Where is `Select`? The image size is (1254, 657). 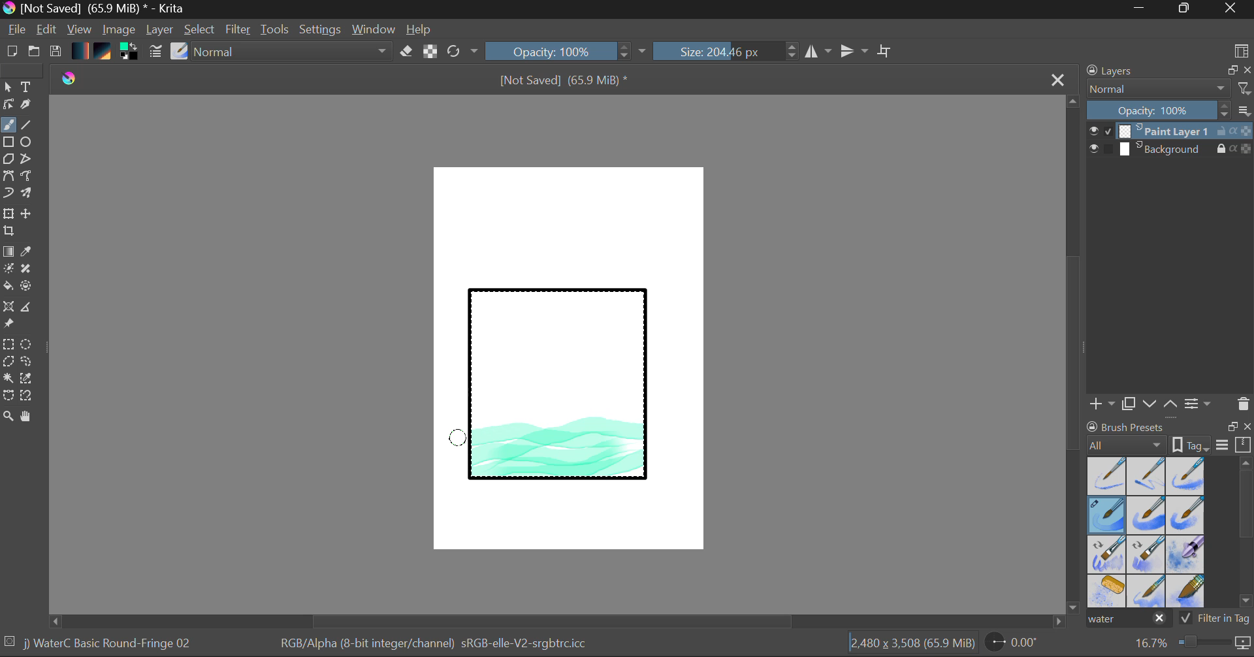
Select is located at coordinates (8, 88).